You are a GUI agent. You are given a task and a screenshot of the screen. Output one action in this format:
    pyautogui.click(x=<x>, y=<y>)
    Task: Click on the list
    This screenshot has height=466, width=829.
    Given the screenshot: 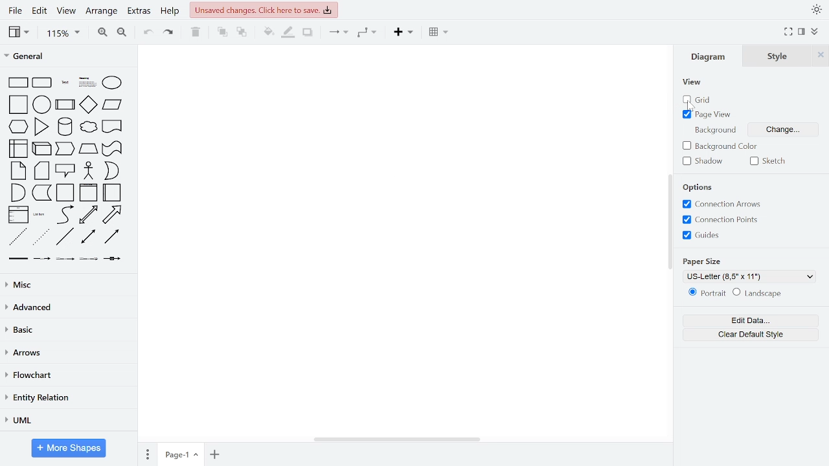 What is the action you would take?
    pyautogui.click(x=19, y=215)
    